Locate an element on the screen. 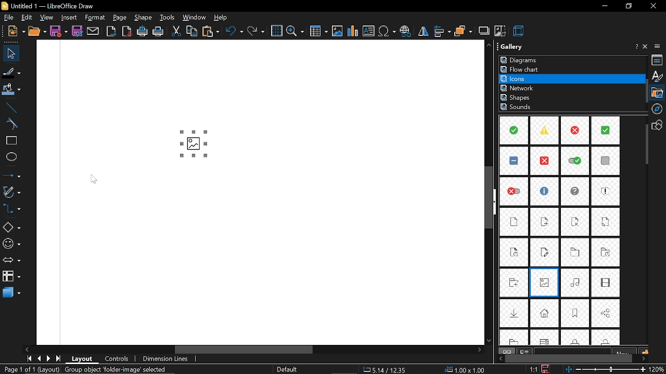 This screenshot has height=374, width=666. 1:1 is located at coordinates (533, 369).